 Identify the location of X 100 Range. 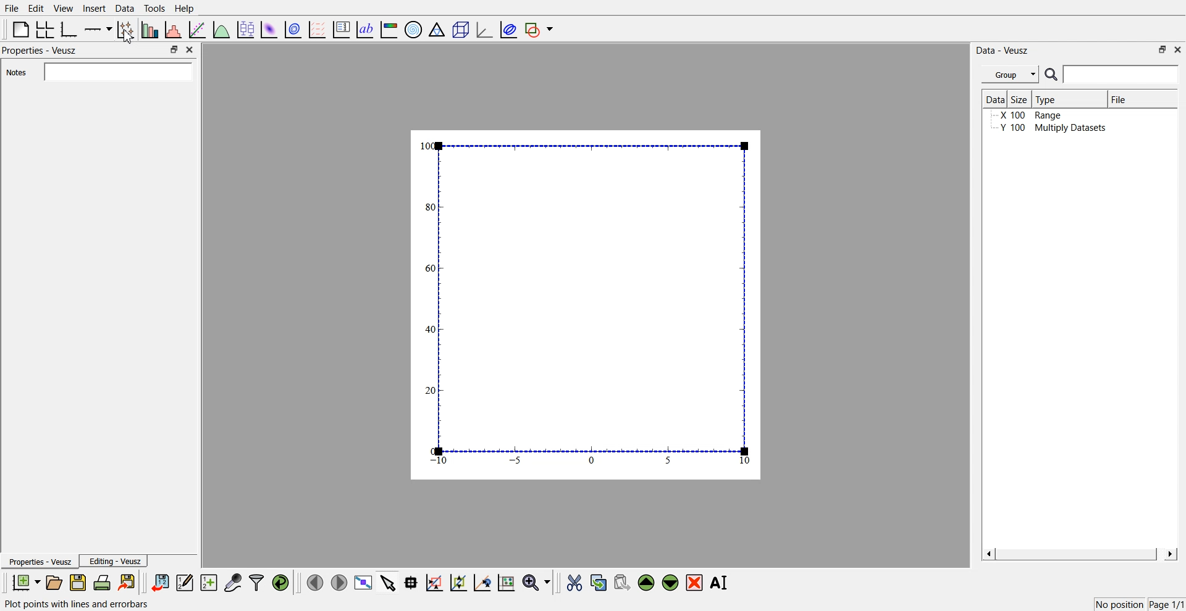
(1033, 117).